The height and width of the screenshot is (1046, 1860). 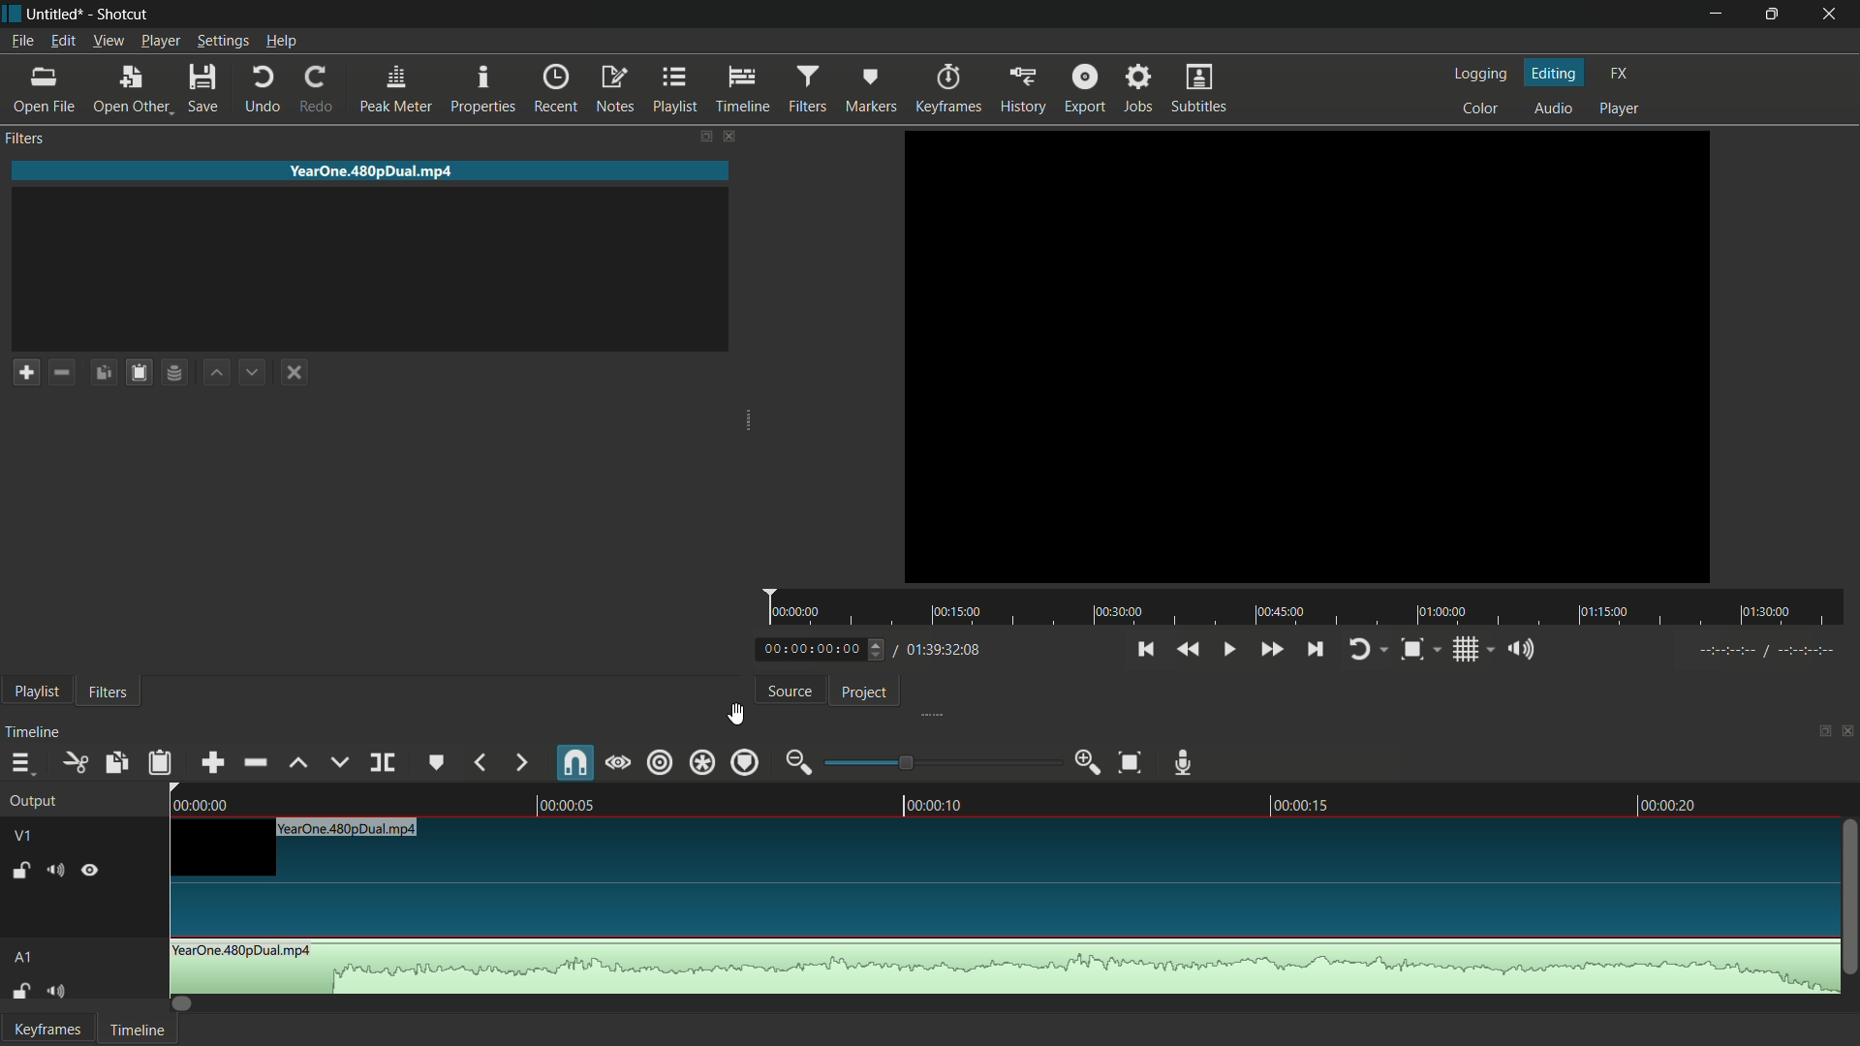 What do you see at coordinates (75, 764) in the screenshot?
I see `cut` at bounding box center [75, 764].